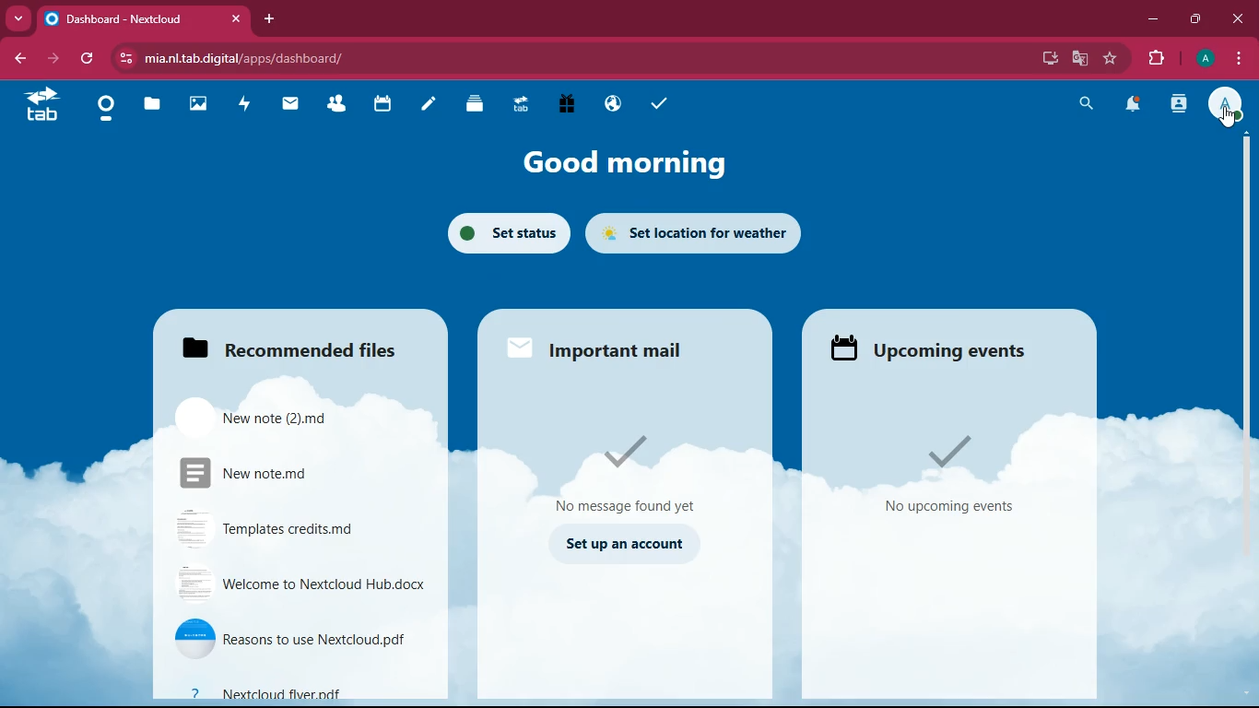 Image resolution: width=1259 pixels, height=708 pixels. What do you see at coordinates (1180, 104) in the screenshot?
I see `activity` at bounding box center [1180, 104].